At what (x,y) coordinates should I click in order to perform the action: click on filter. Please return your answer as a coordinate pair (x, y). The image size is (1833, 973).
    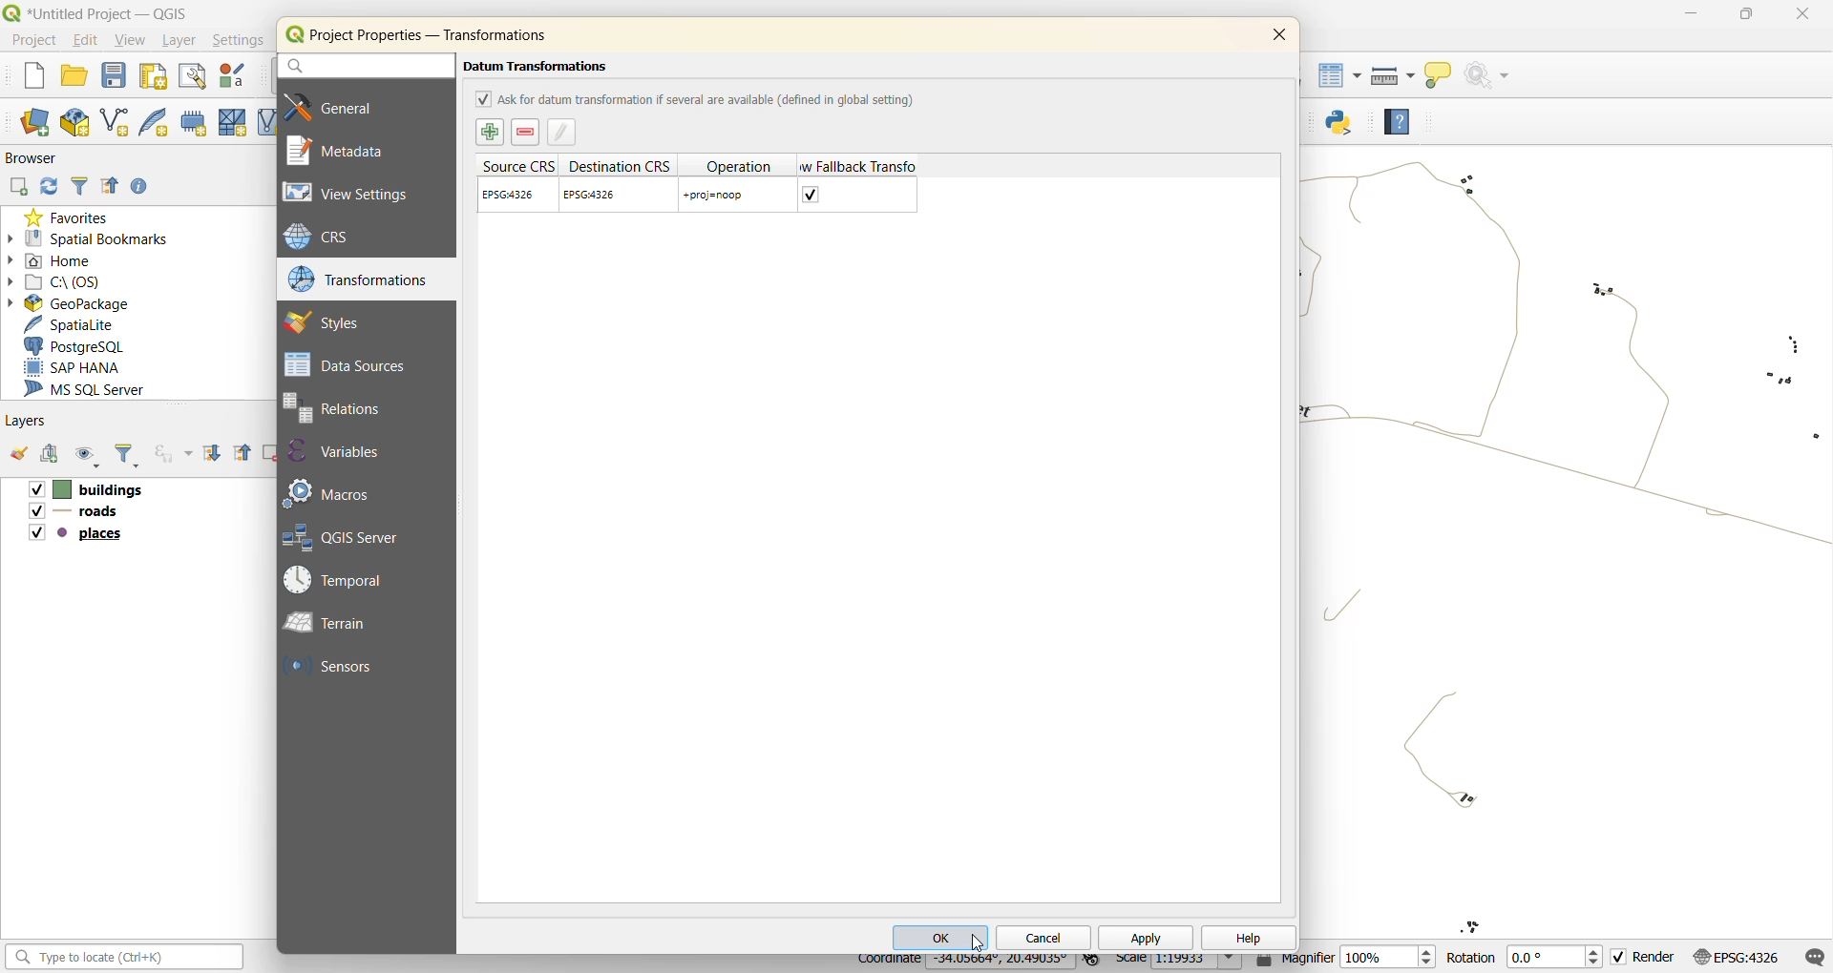
    Looking at the image, I should click on (128, 456).